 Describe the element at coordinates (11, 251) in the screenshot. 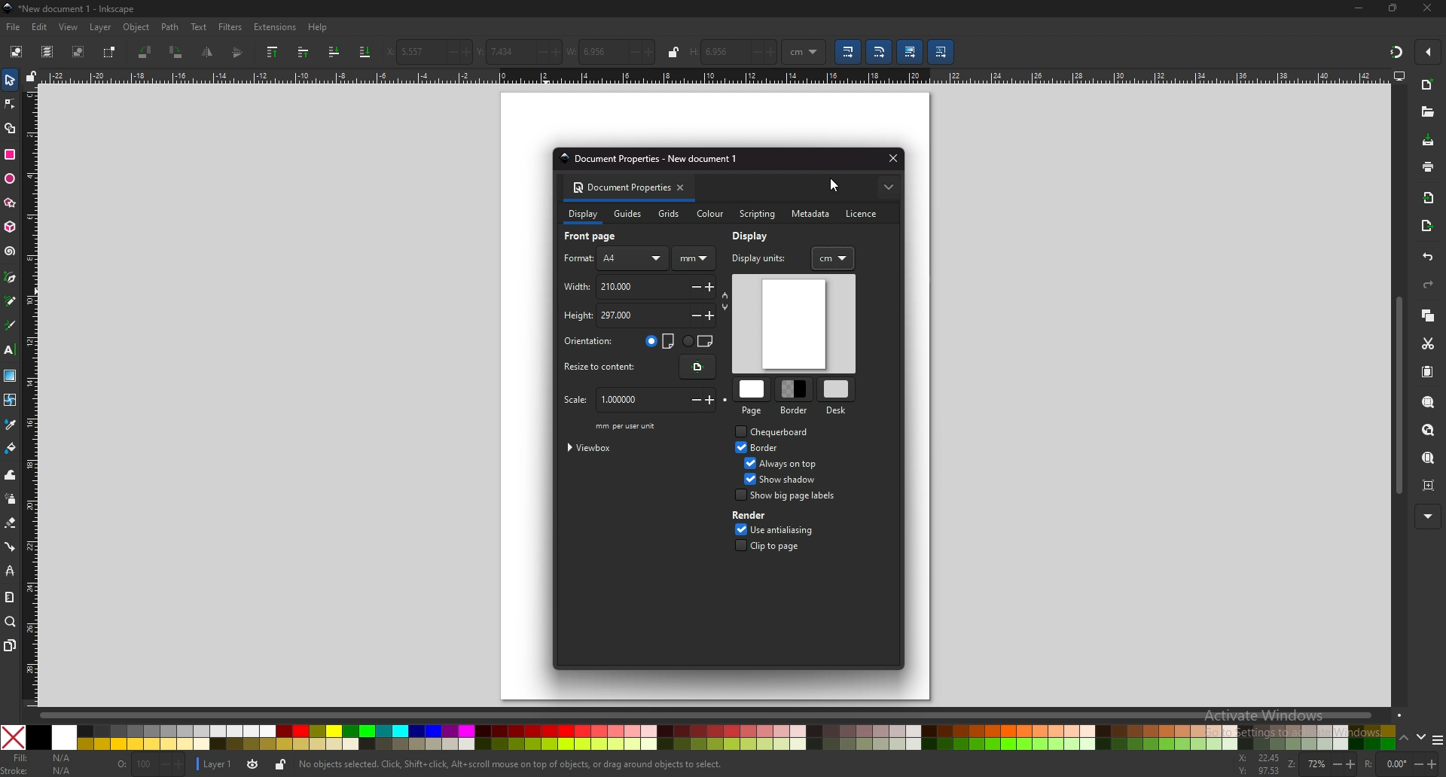

I see `spiral` at that location.